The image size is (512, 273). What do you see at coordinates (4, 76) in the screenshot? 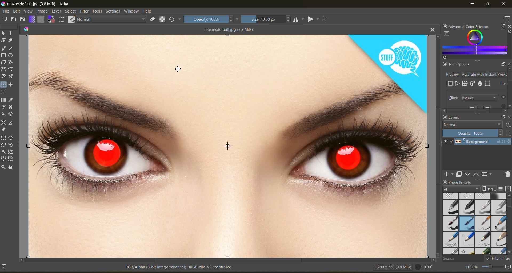
I see `tool` at bounding box center [4, 76].